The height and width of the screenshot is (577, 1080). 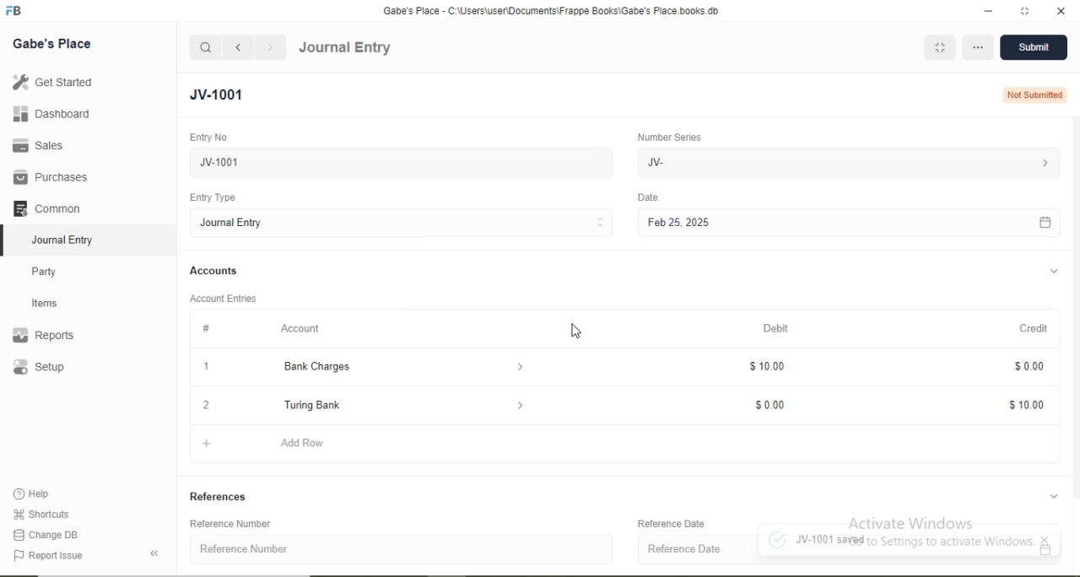 What do you see at coordinates (51, 177) in the screenshot?
I see `Purchases` at bounding box center [51, 177].